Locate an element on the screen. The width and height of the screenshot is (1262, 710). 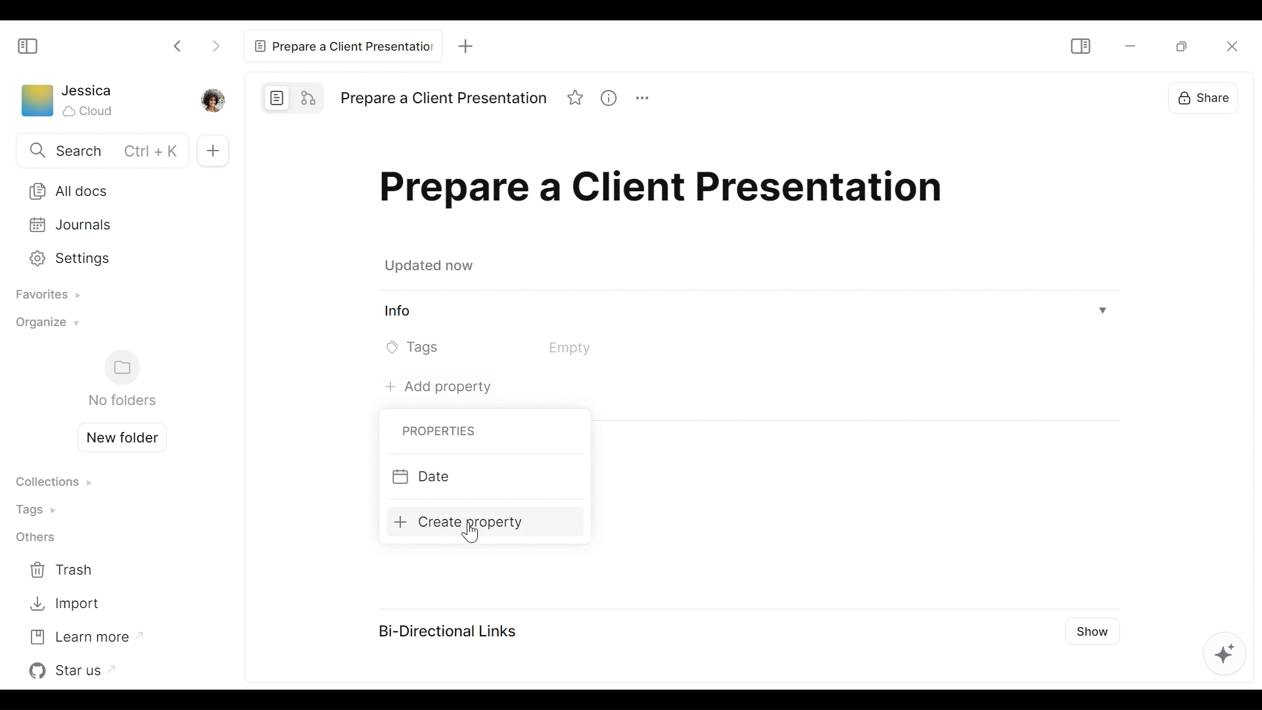
Tags is located at coordinates (507, 347).